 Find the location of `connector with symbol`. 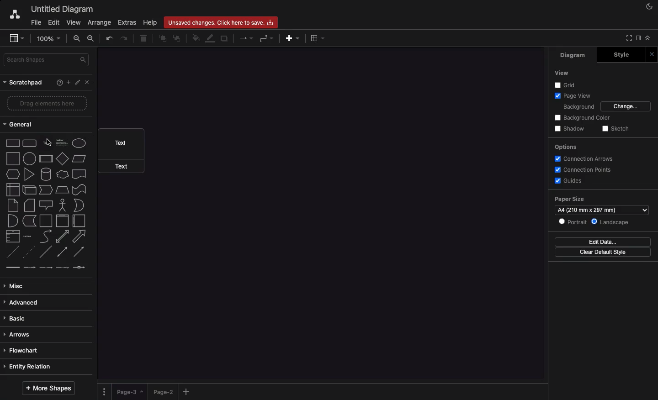

connector with symbol is located at coordinates (80, 267).